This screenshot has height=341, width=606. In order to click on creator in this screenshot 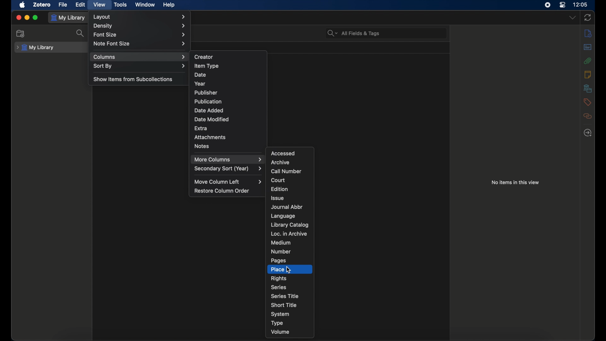, I will do `click(204, 57)`.